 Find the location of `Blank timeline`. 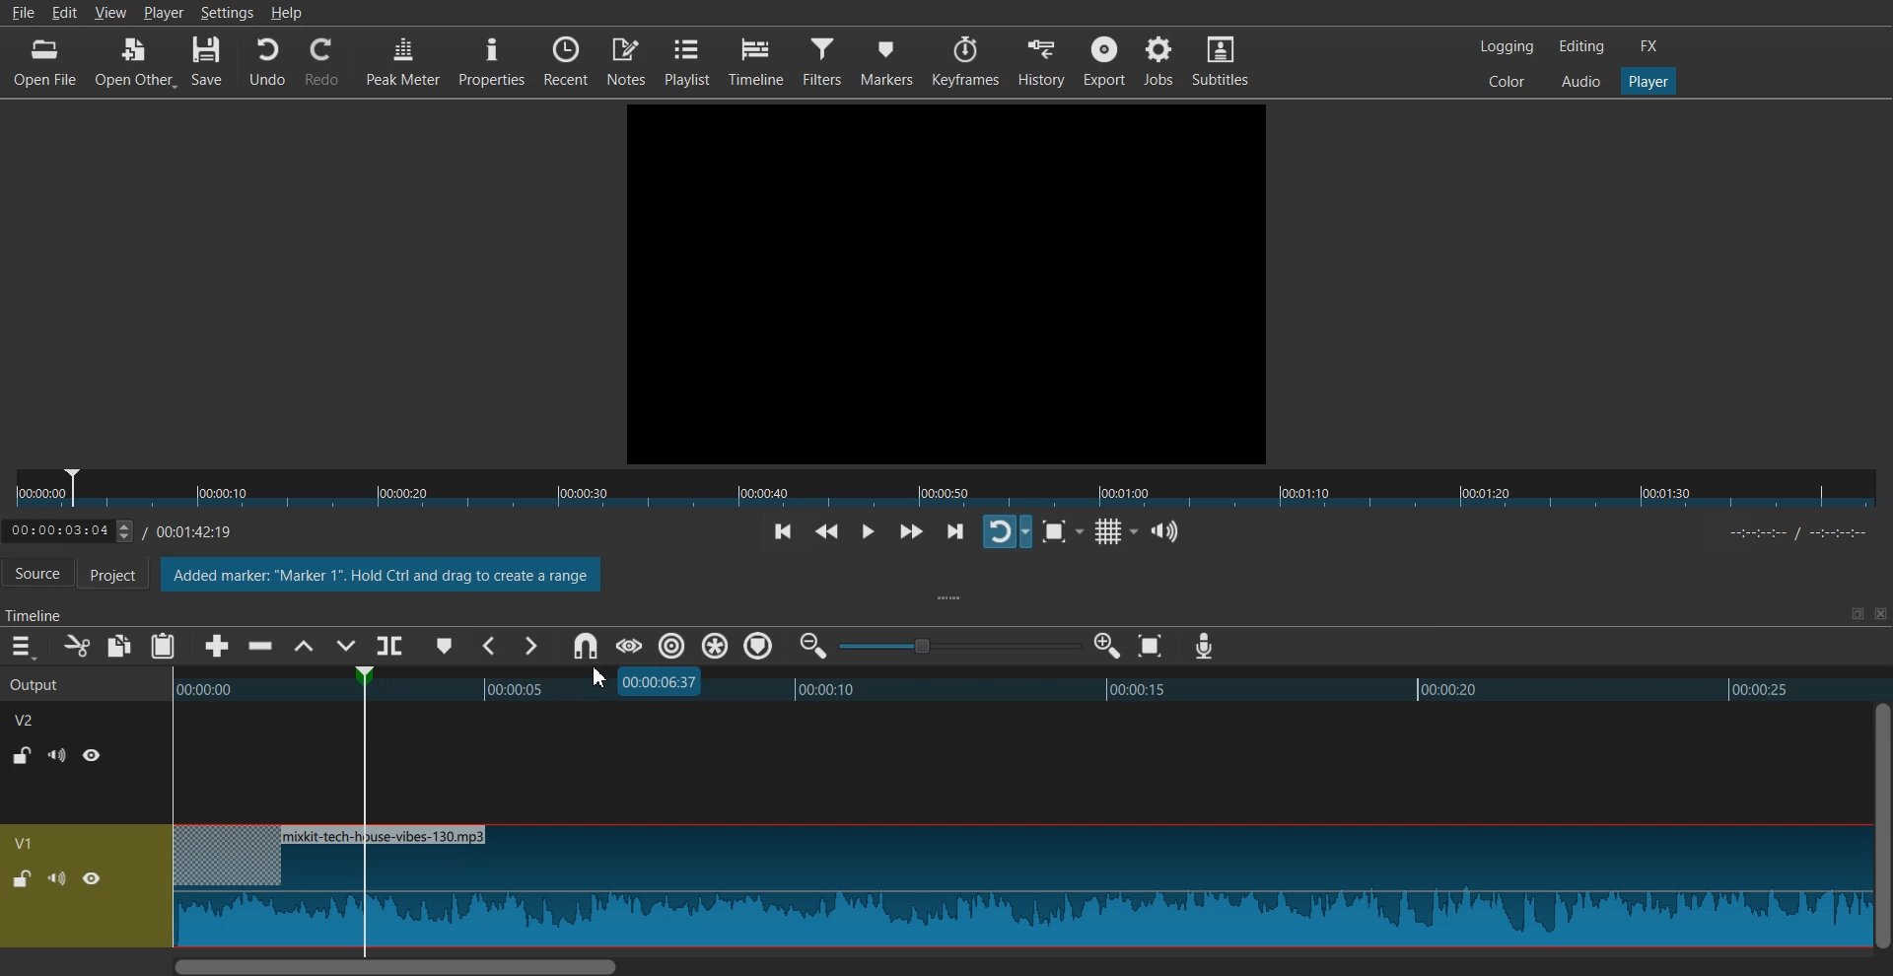

Blank timeline is located at coordinates (1017, 763).